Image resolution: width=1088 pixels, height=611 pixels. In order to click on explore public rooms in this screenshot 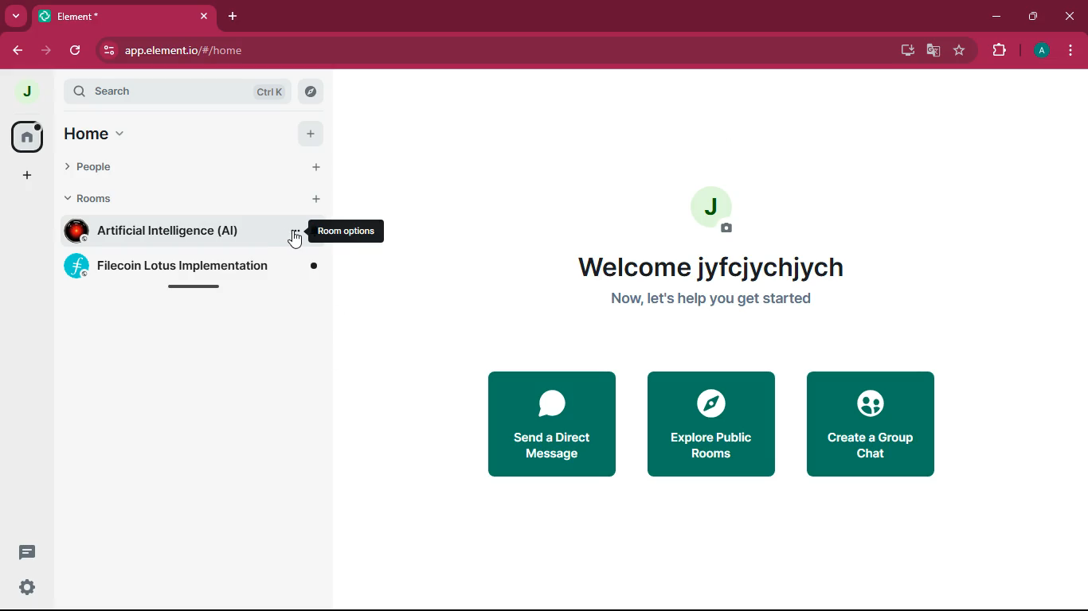, I will do `click(709, 422)`.